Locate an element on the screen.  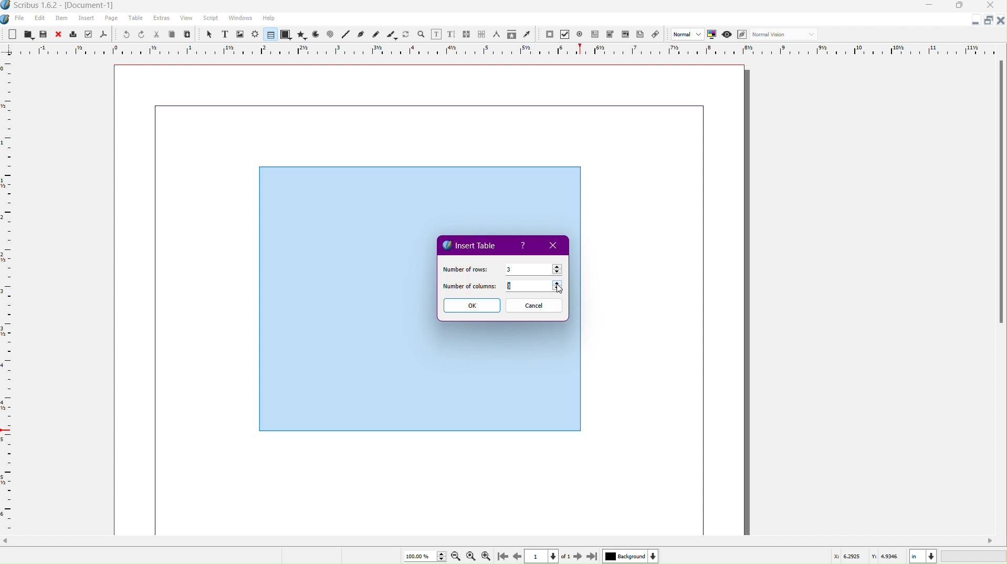
Eye Dropper is located at coordinates (527, 34).